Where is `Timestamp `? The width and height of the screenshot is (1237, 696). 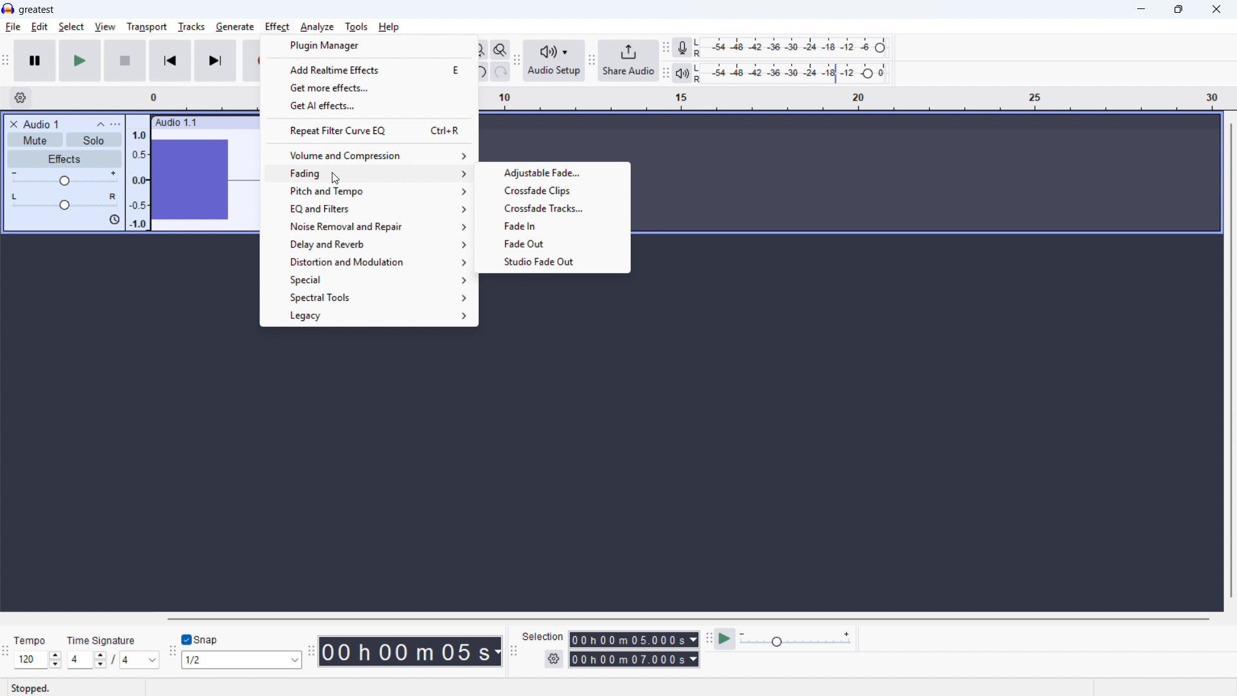
Timestamp  is located at coordinates (412, 652).